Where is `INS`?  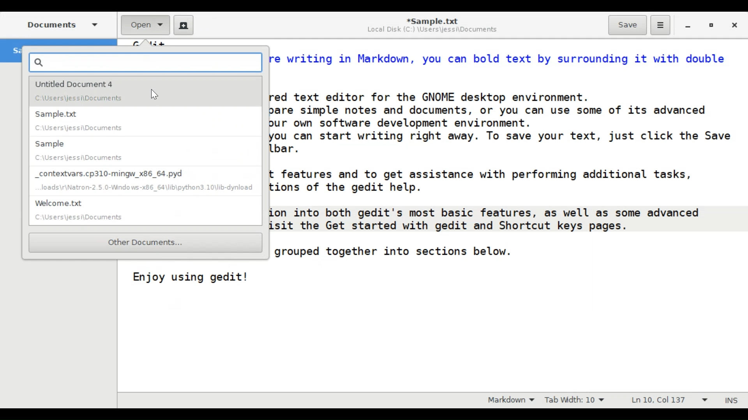
INS is located at coordinates (732, 400).